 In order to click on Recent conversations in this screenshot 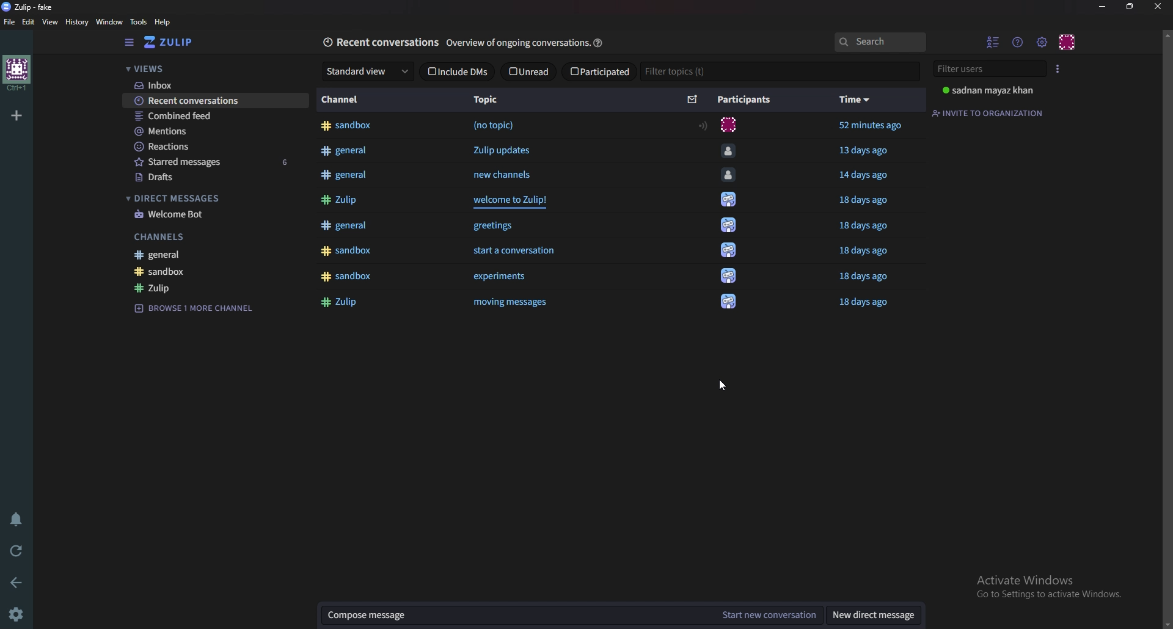, I will do `click(214, 101)`.